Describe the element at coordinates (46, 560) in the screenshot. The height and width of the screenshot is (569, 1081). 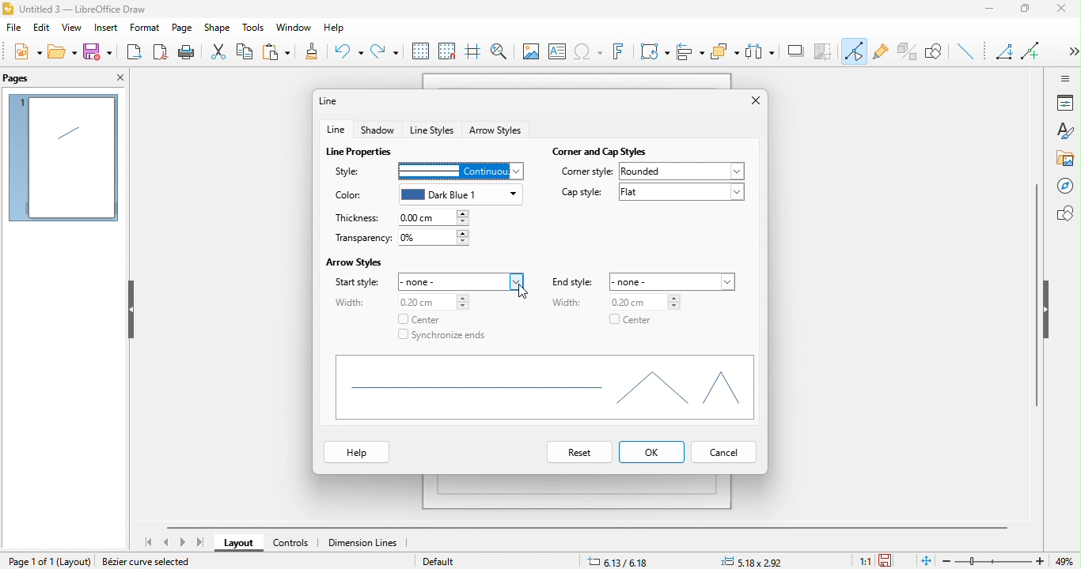
I see `page 1 of 1 (Layout)` at that location.